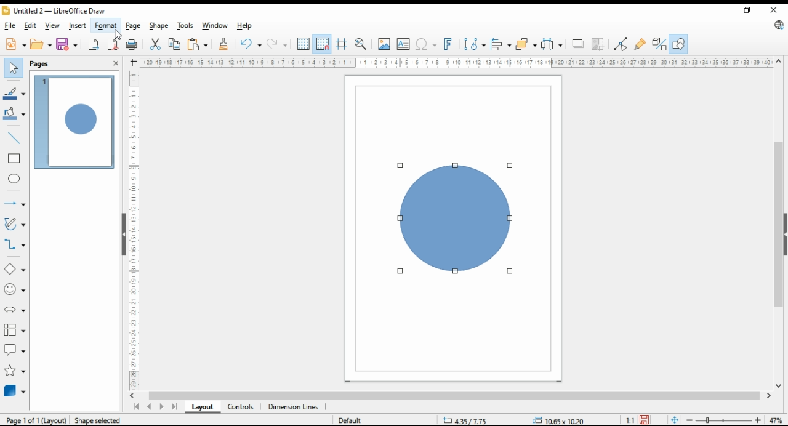  I want to click on rectangle, so click(14, 159).